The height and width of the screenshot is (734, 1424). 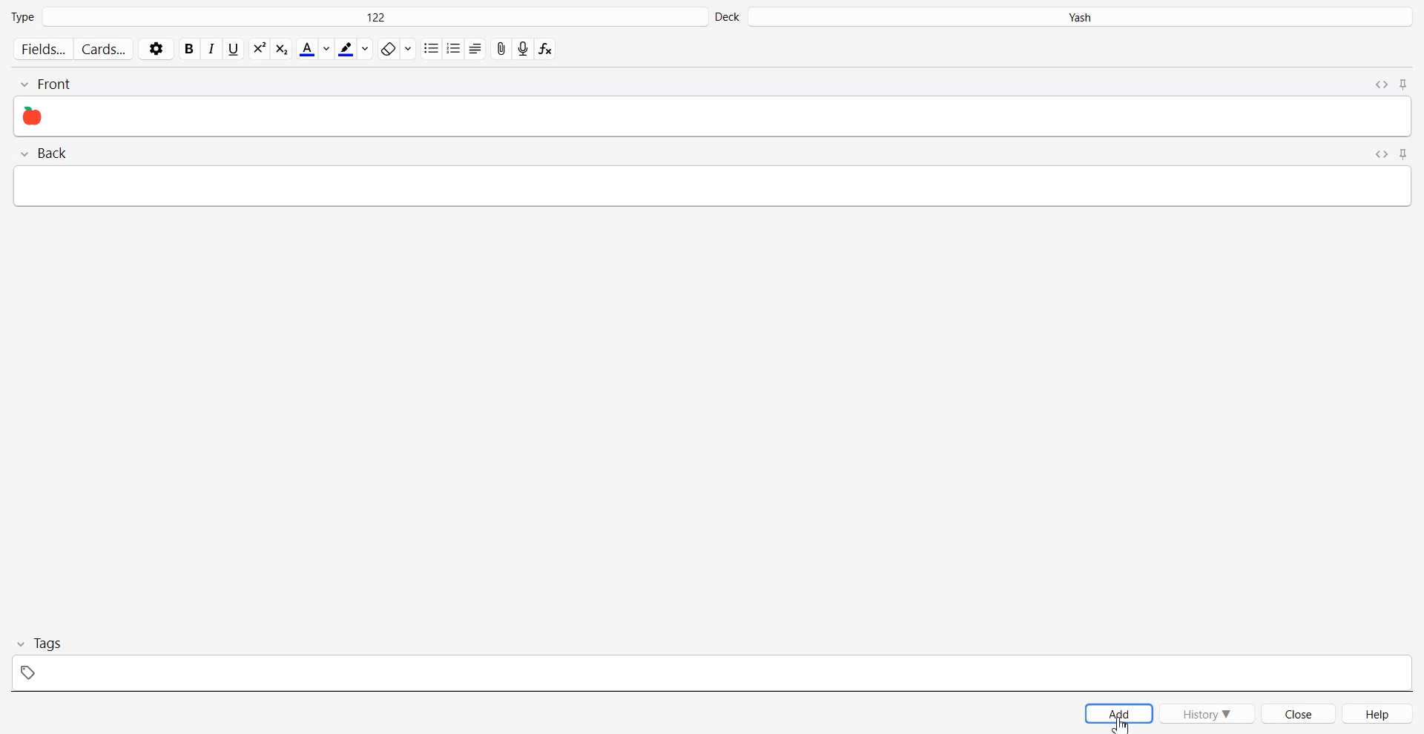 What do you see at coordinates (395, 49) in the screenshot?
I see `Erase Format` at bounding box center [395, 49].